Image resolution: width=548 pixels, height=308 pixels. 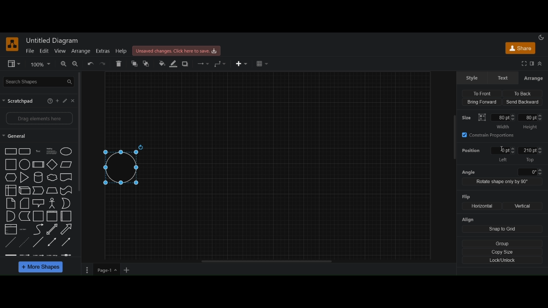 What do you see at coordinates (541, 37) in the screenshot?
I see `appearance` at bounding box center [541, 37].